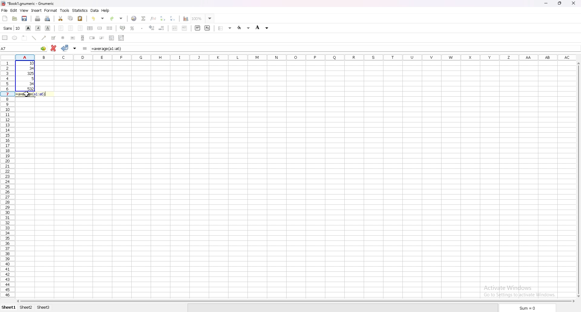 The image size is (581, 312). I want to click on summation, so click(144, 18).